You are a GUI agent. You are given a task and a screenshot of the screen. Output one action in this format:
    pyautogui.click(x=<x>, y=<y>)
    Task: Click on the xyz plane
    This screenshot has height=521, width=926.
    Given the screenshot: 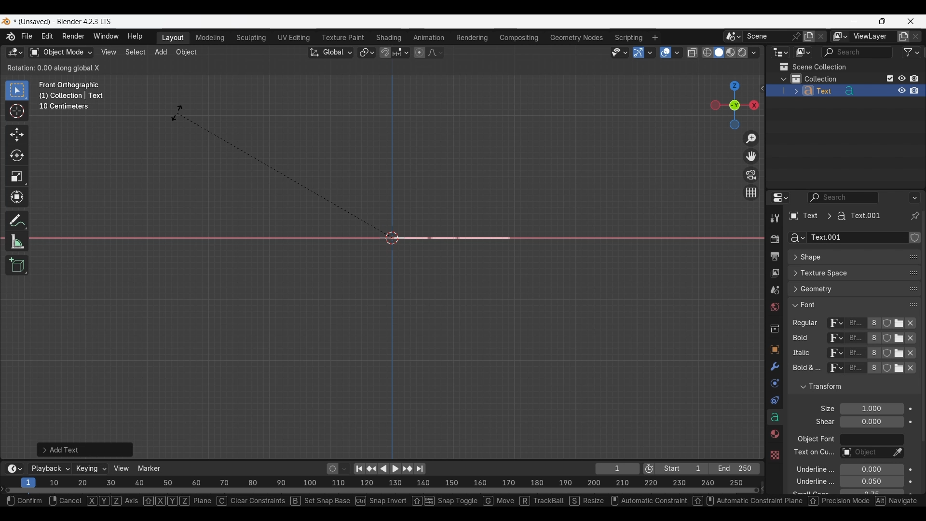 What is the action you would take?
    pyautogui.click(x=179, y=502)
    